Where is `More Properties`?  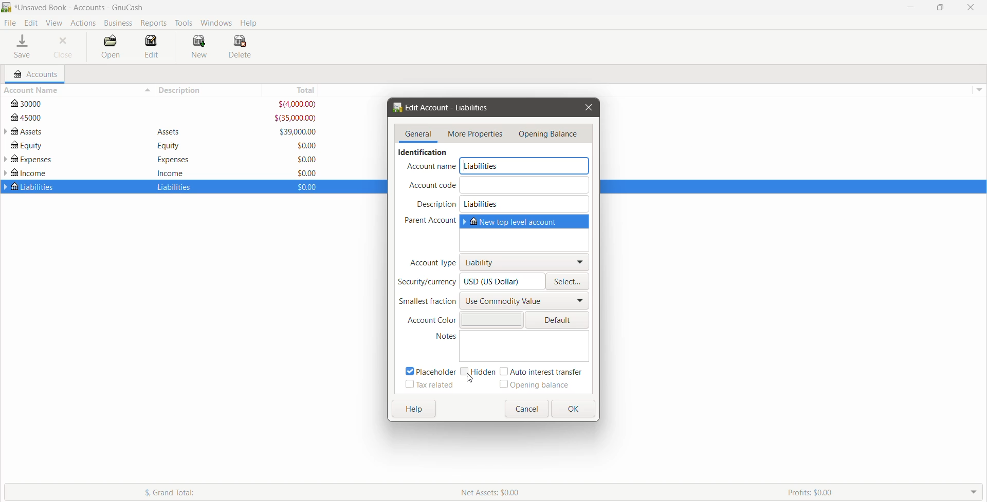 More Properties is located at coordinates (476, 134).